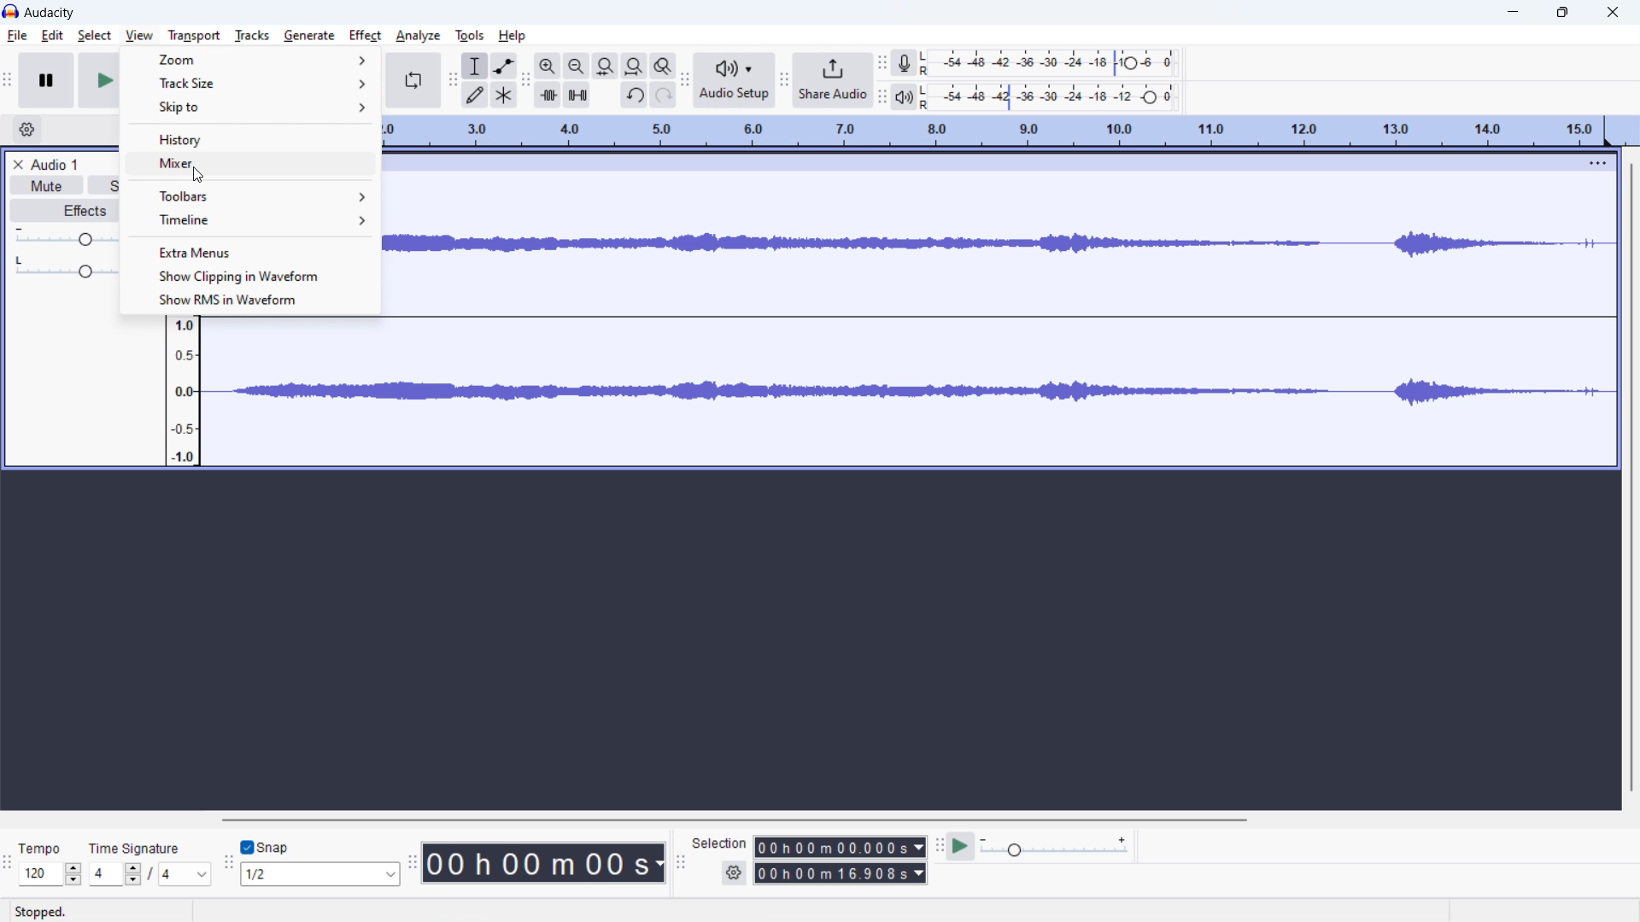  What do you see at coordinates (47, 906) in the screenshot?
I see `stopped` at bounding box center [47, 906].